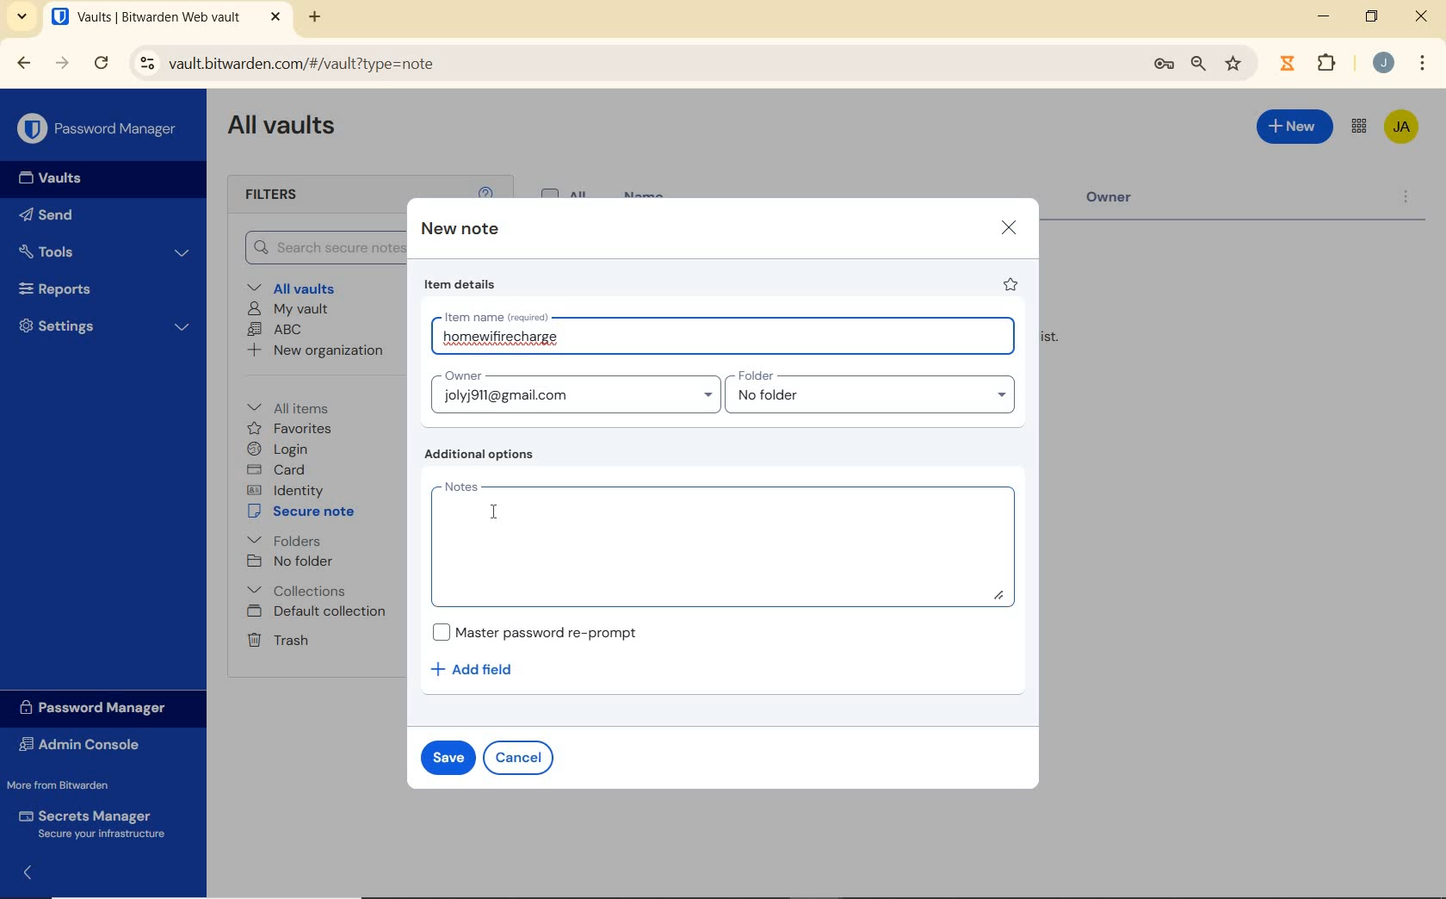 The height and width of the screenshot is (899, 1446). What do you see at coordinates (317, 350) in the screenshot?
I see `New organization` at bounding box center [317, 350].